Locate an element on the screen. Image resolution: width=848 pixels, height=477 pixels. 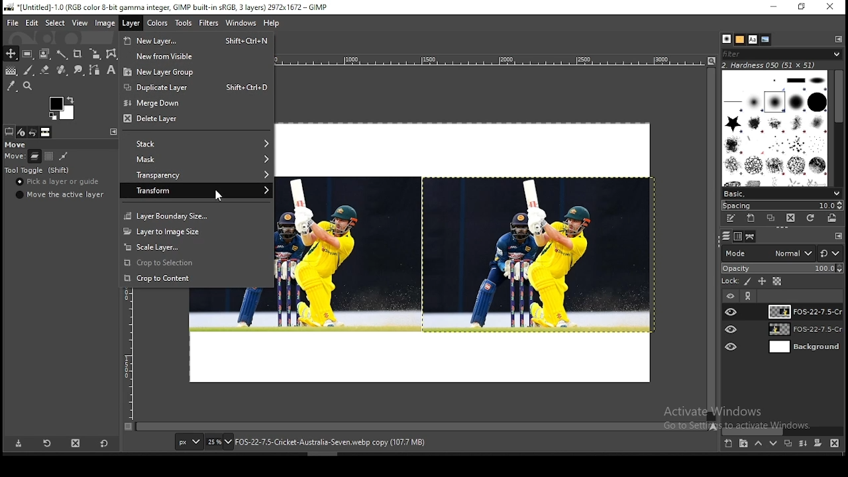
create a new brush is located at coordinates (751, 218).